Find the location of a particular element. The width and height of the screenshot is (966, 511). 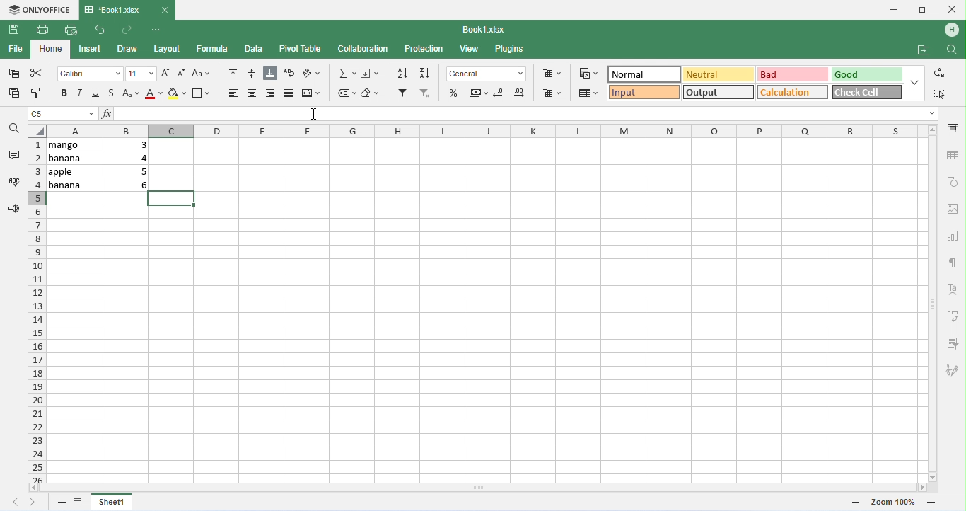

print is located at coordinates (42, 30).